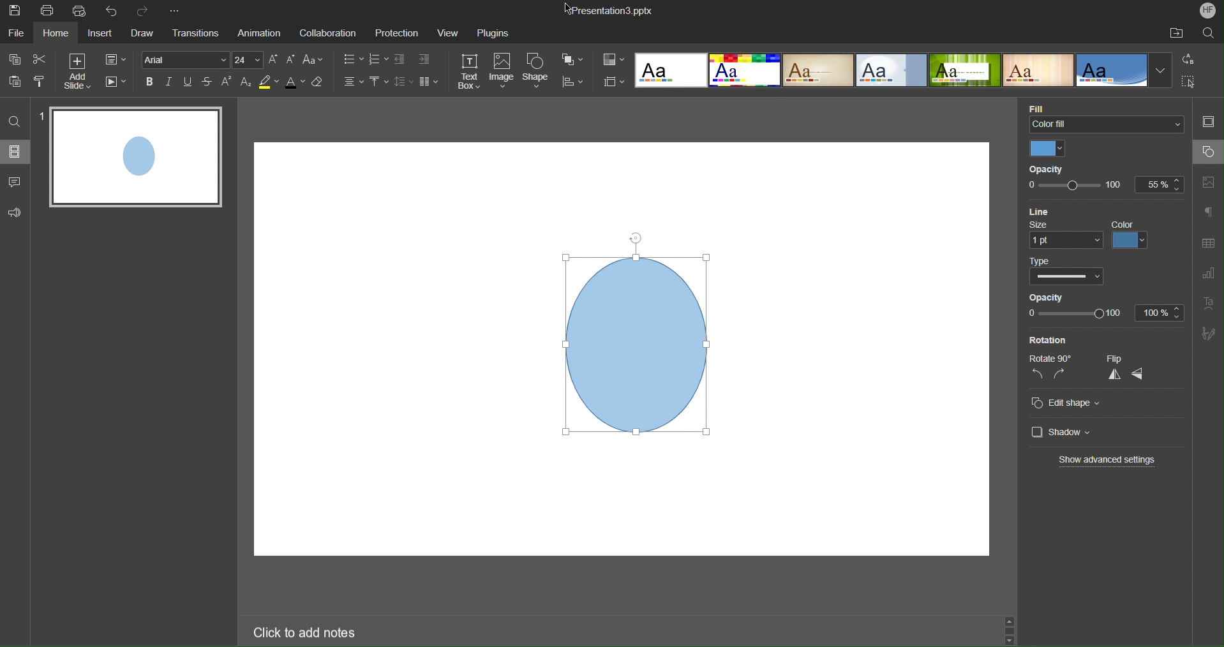 The height and width of the screenshot is (647, 1224). What do you see at coordinates (188, 84) in the screenshot?
I see `Underline` at bounding box center [188, 84].